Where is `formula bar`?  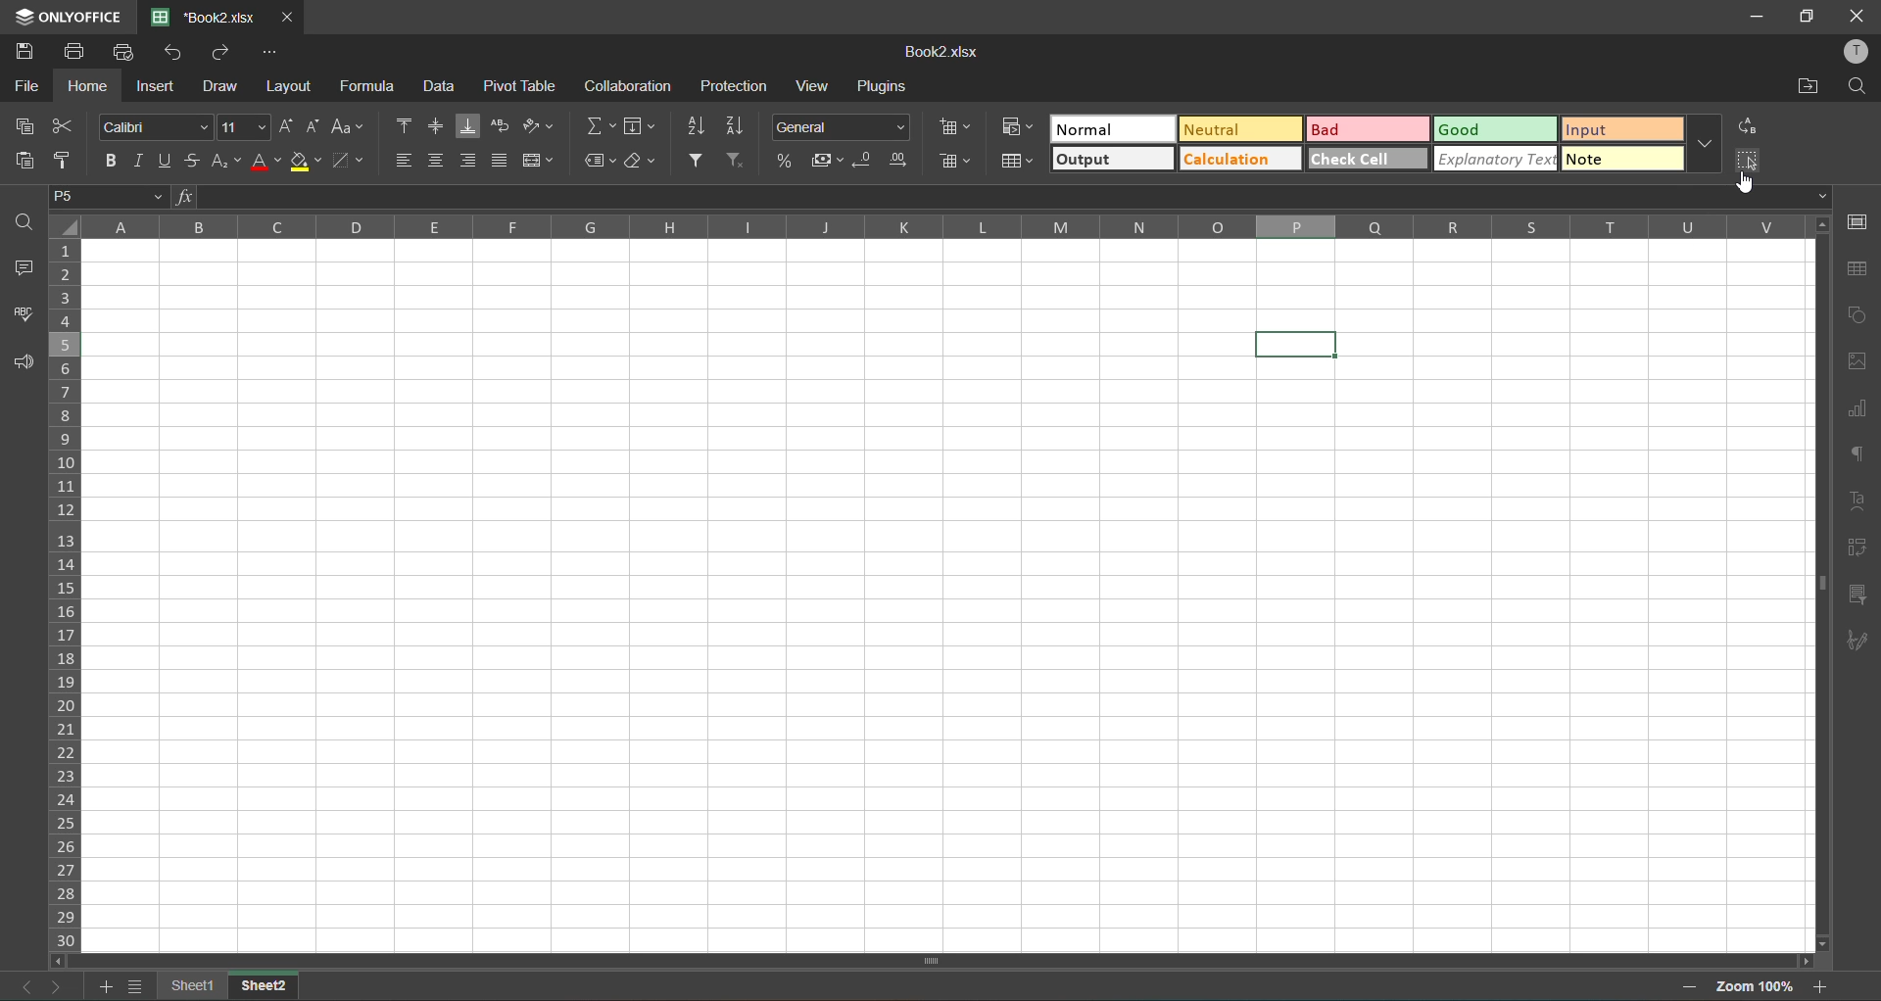
formula bar is located at coordinates (1016, 200).